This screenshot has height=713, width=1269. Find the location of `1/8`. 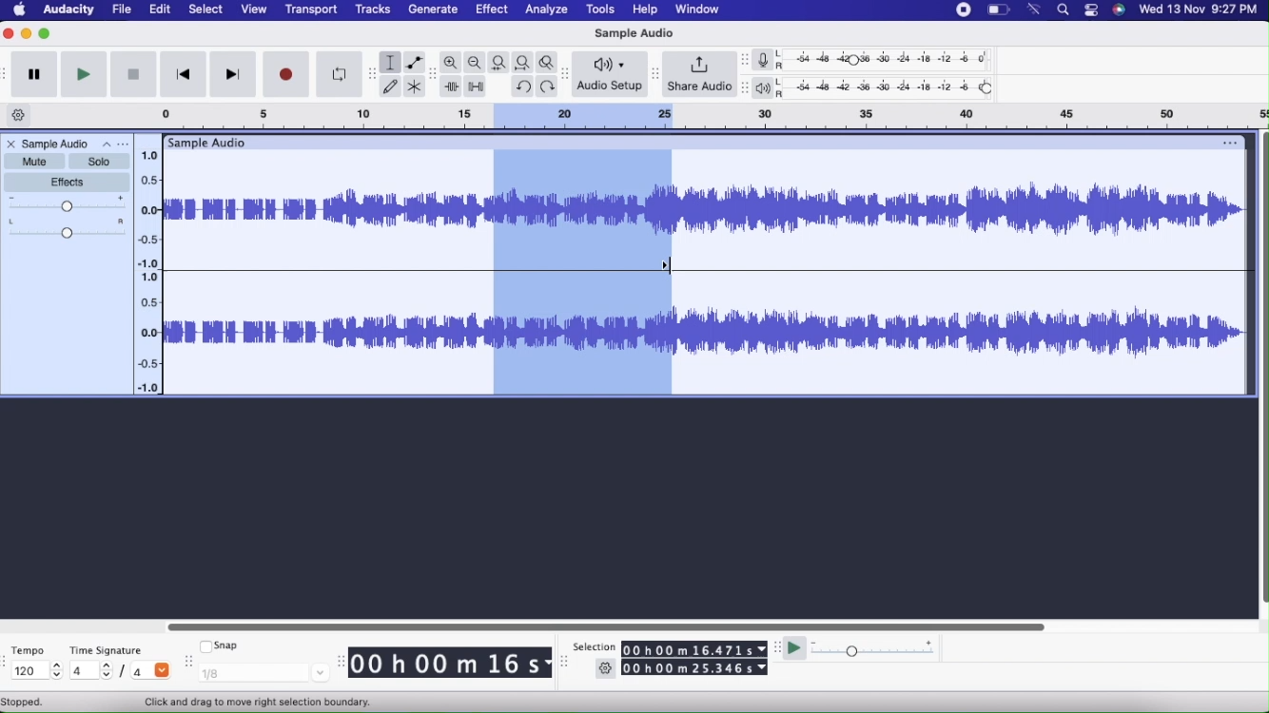

1/8 is located at coordinates (264, 672).